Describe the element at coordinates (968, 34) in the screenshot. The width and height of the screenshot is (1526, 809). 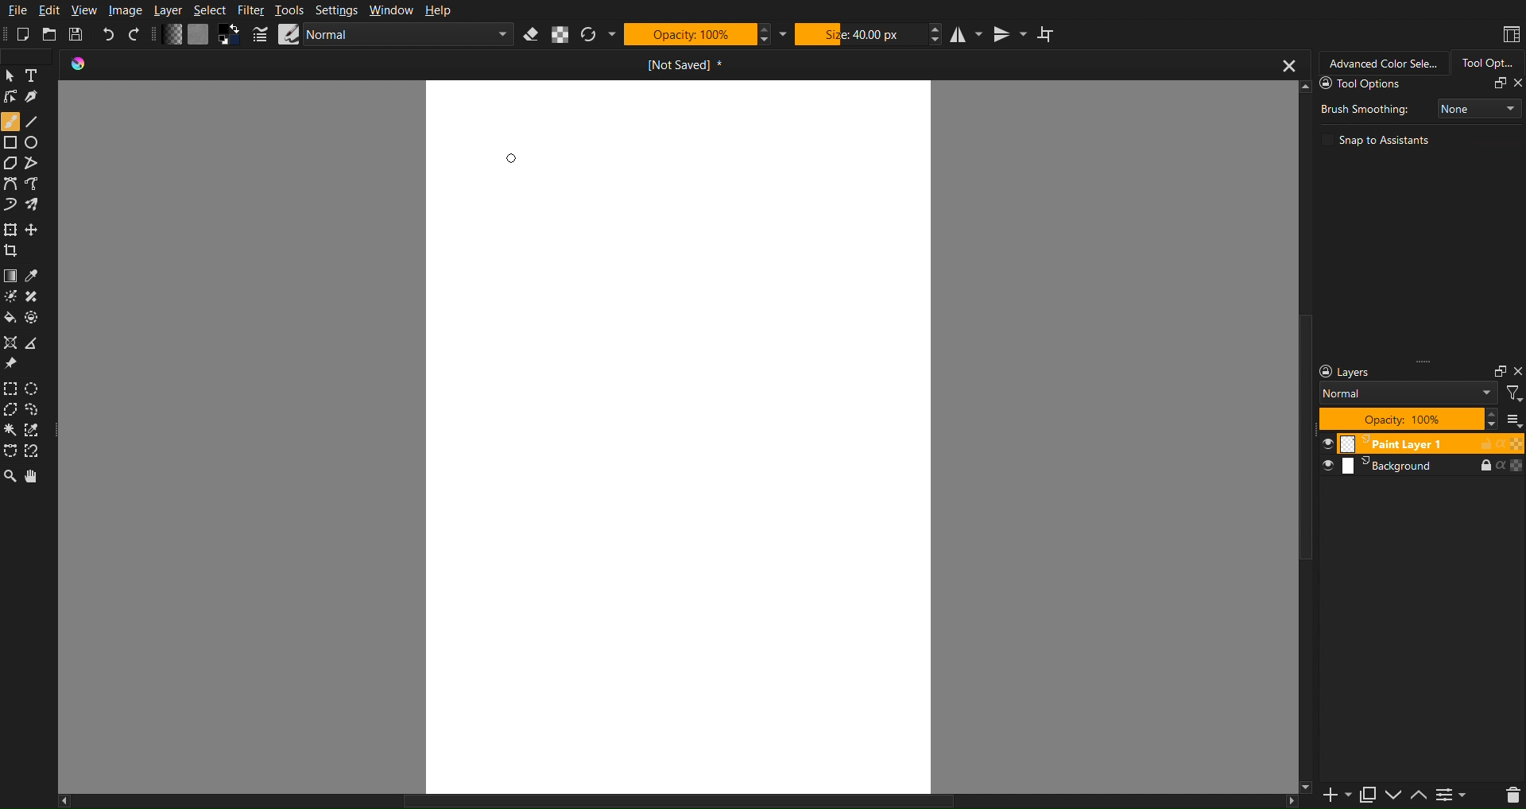
I see `Horizontal Mirror` at that location.